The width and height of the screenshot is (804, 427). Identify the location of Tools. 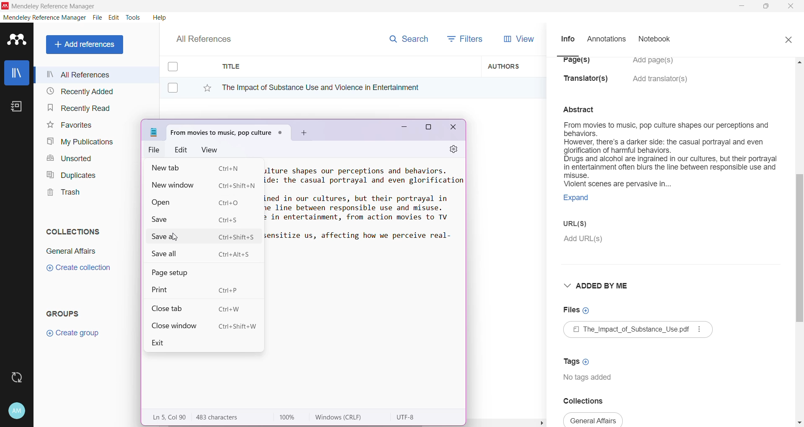
(134, 18).